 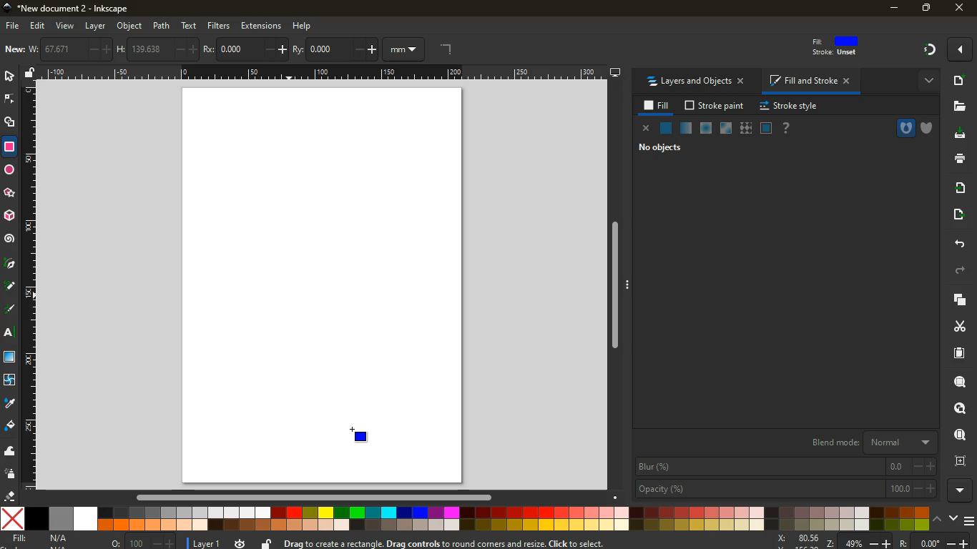 I want to click on , so click(x=613, y=285).